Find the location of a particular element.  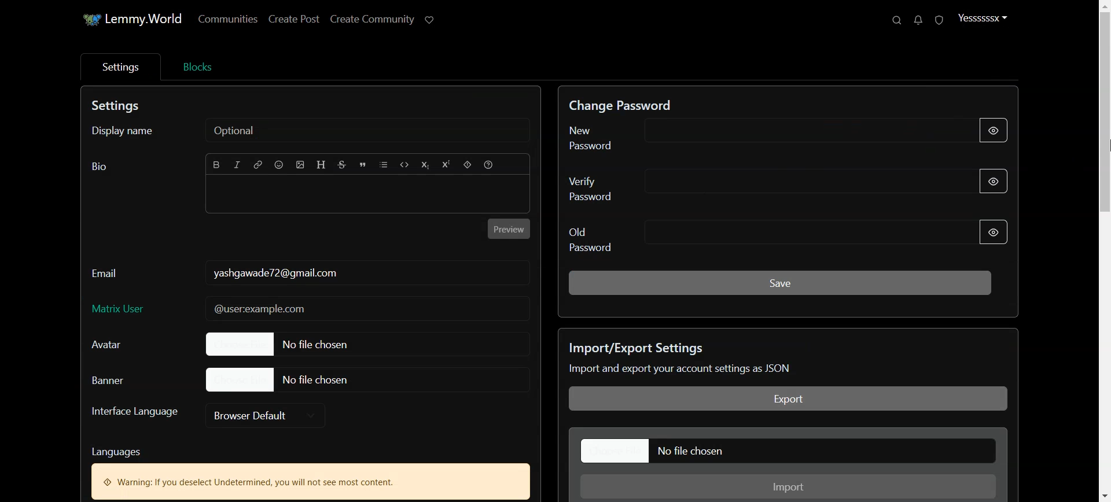

Communities is located at coordinates (227, 19).